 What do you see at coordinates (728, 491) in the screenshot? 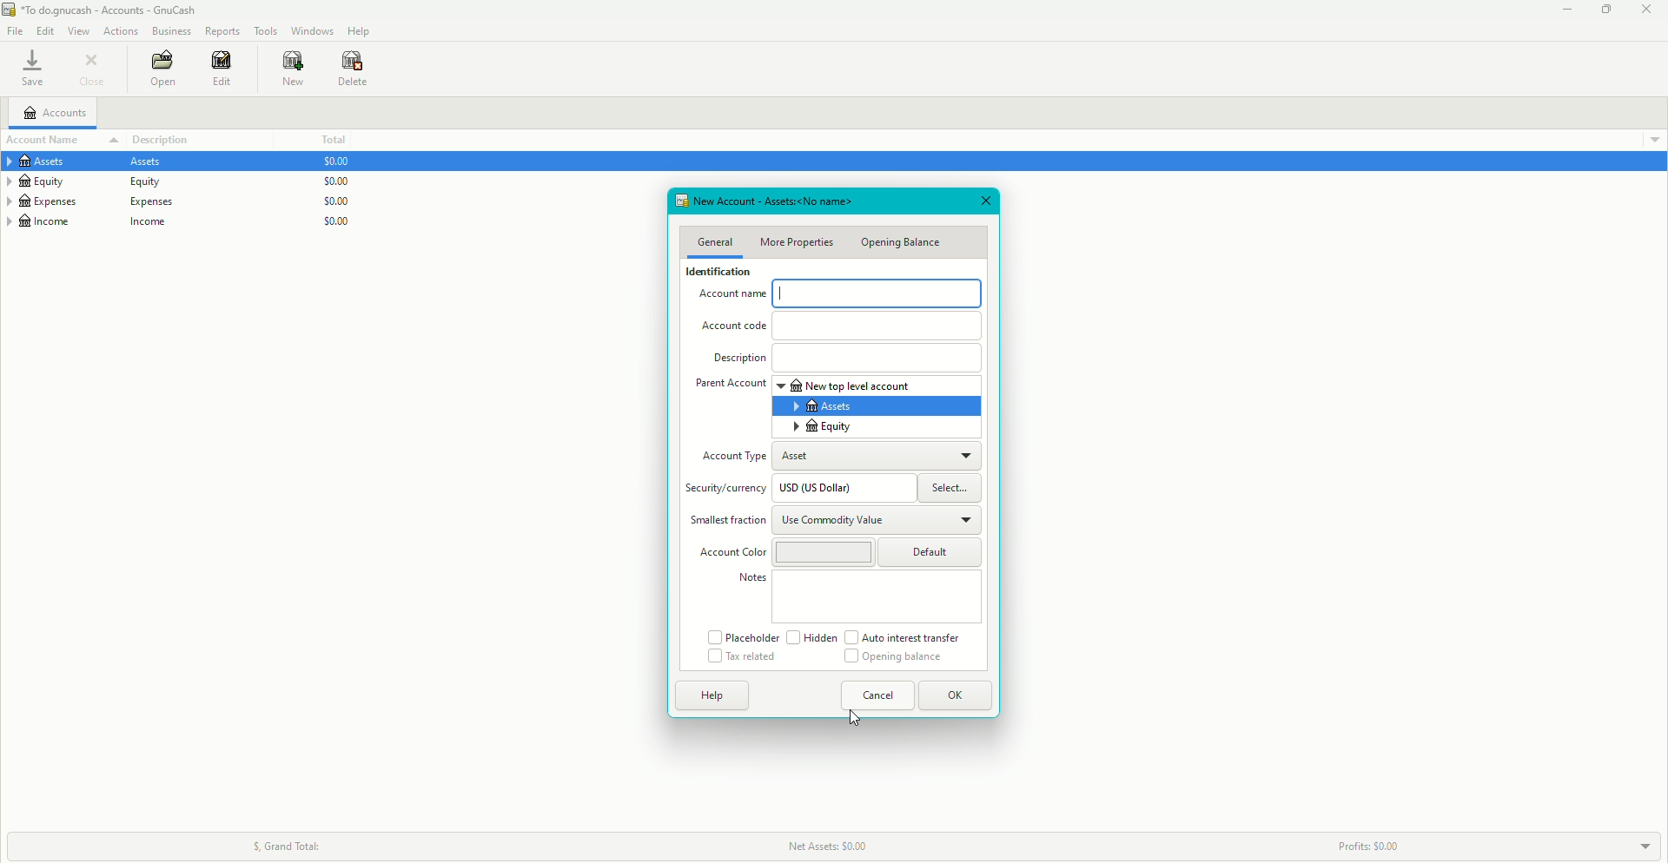
I see `Security/currency` at bounding box center [728, 491].